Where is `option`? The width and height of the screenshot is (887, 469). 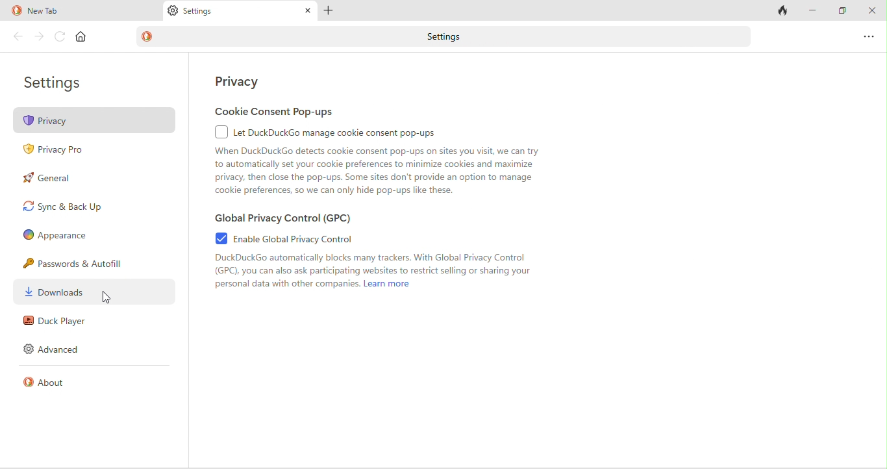
option is located at coordinates (869, 40).